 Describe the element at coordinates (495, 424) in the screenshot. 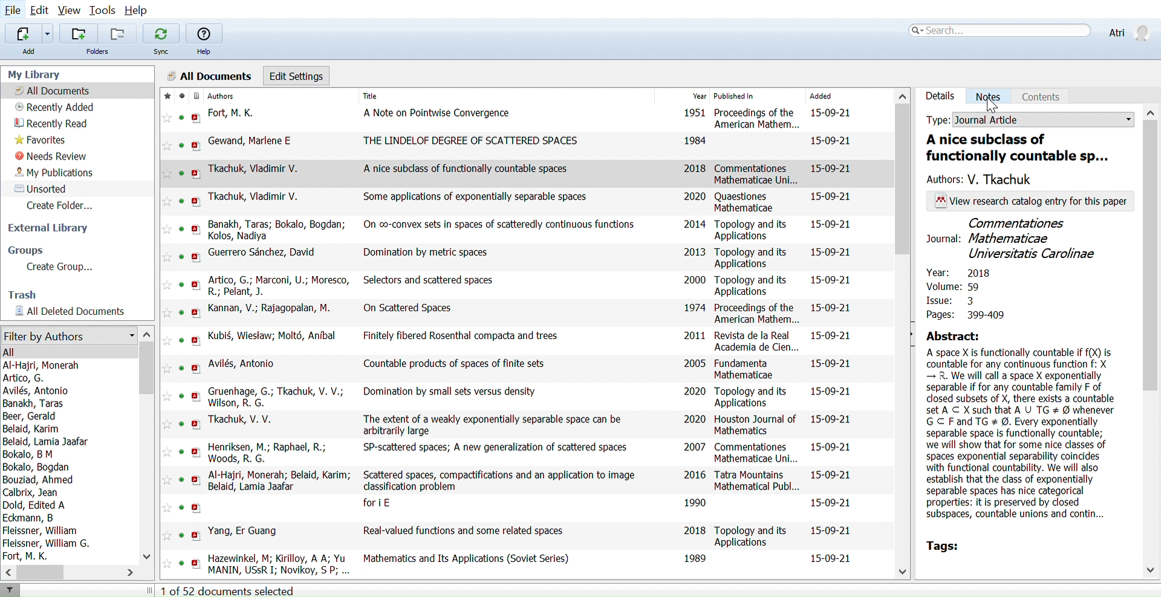

I see `The extent of a weakly exponentially separable space can be arbitrarily large` at that location.